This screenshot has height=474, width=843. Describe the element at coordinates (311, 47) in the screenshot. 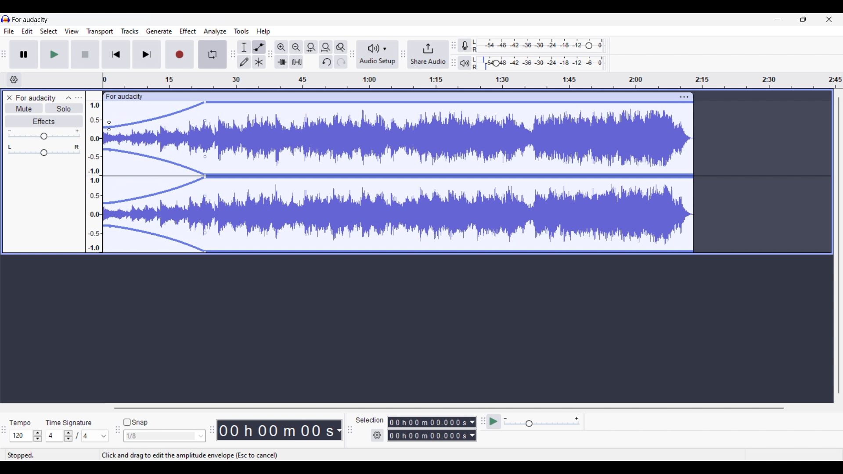

I see `Fit selection to width` at that location.